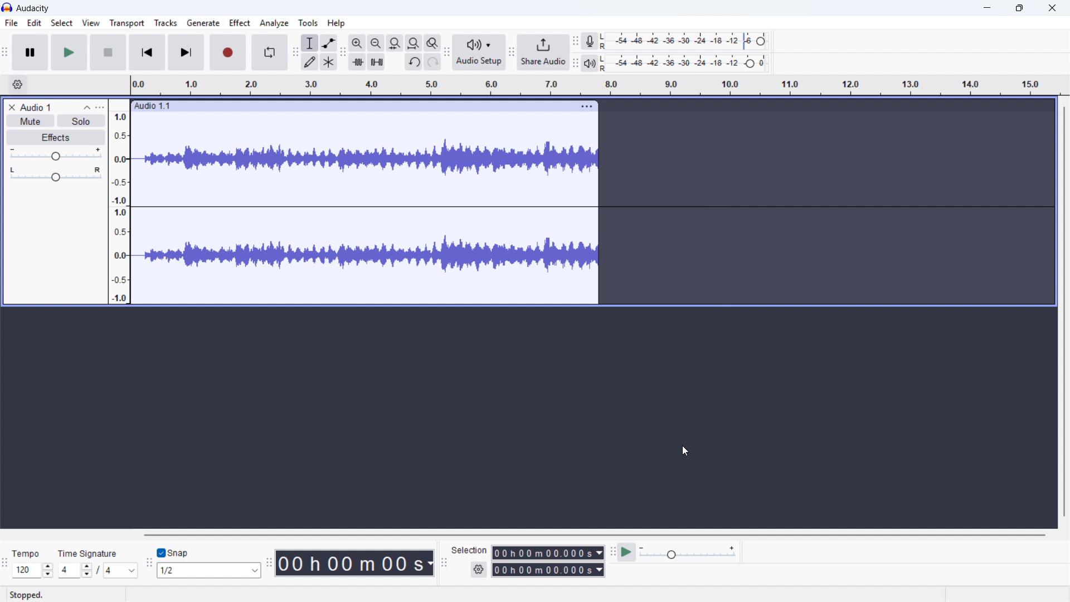 This screenshot has width=1070, height=602. Describe the element at coordinates (269, 562) in the screenshot. I see `Audacity time toolbar ` at that location.